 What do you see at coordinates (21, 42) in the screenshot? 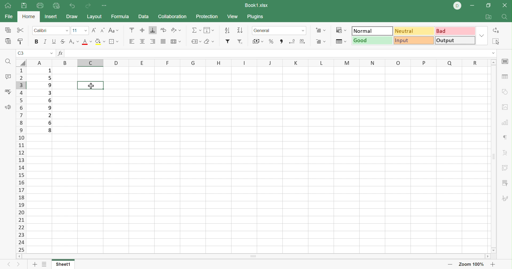
I see `Copy style` at bounding box center [21, 42].